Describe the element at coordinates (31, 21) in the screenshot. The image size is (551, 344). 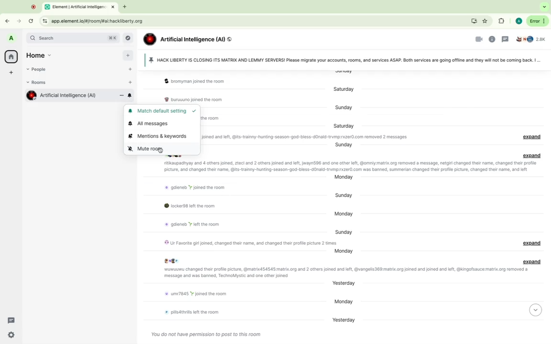
I see `Refresh` at that location.